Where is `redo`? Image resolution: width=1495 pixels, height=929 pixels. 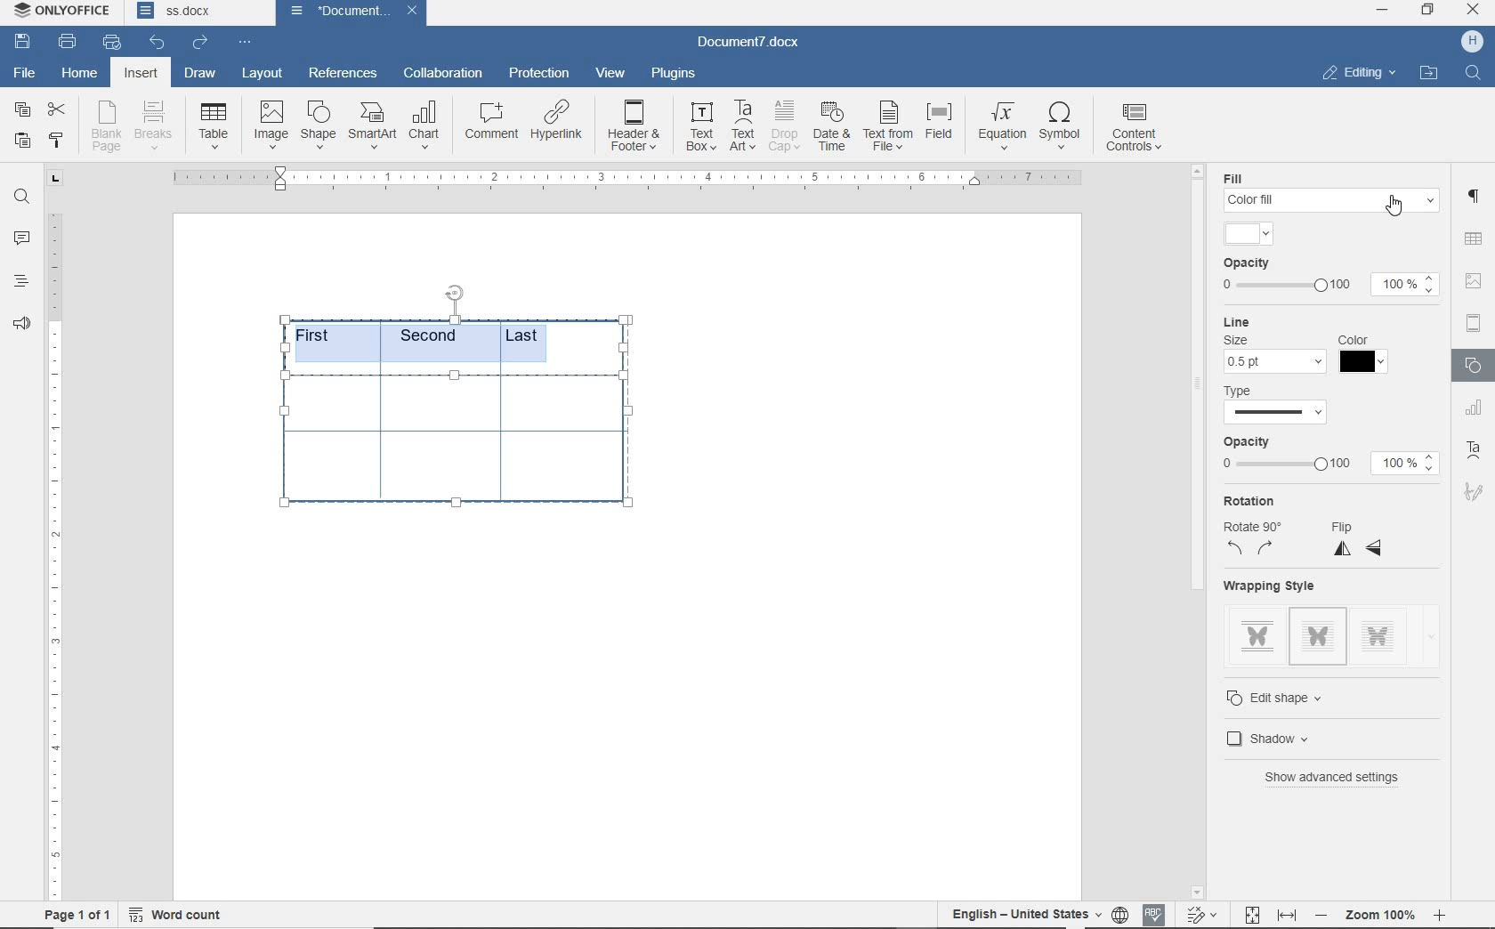
redo is located at coordinates (199, 42).